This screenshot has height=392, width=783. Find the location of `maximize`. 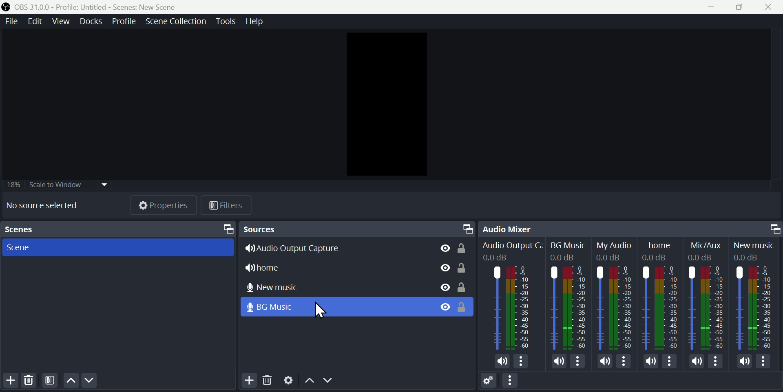

maximize is located at coordinates (772, 227).